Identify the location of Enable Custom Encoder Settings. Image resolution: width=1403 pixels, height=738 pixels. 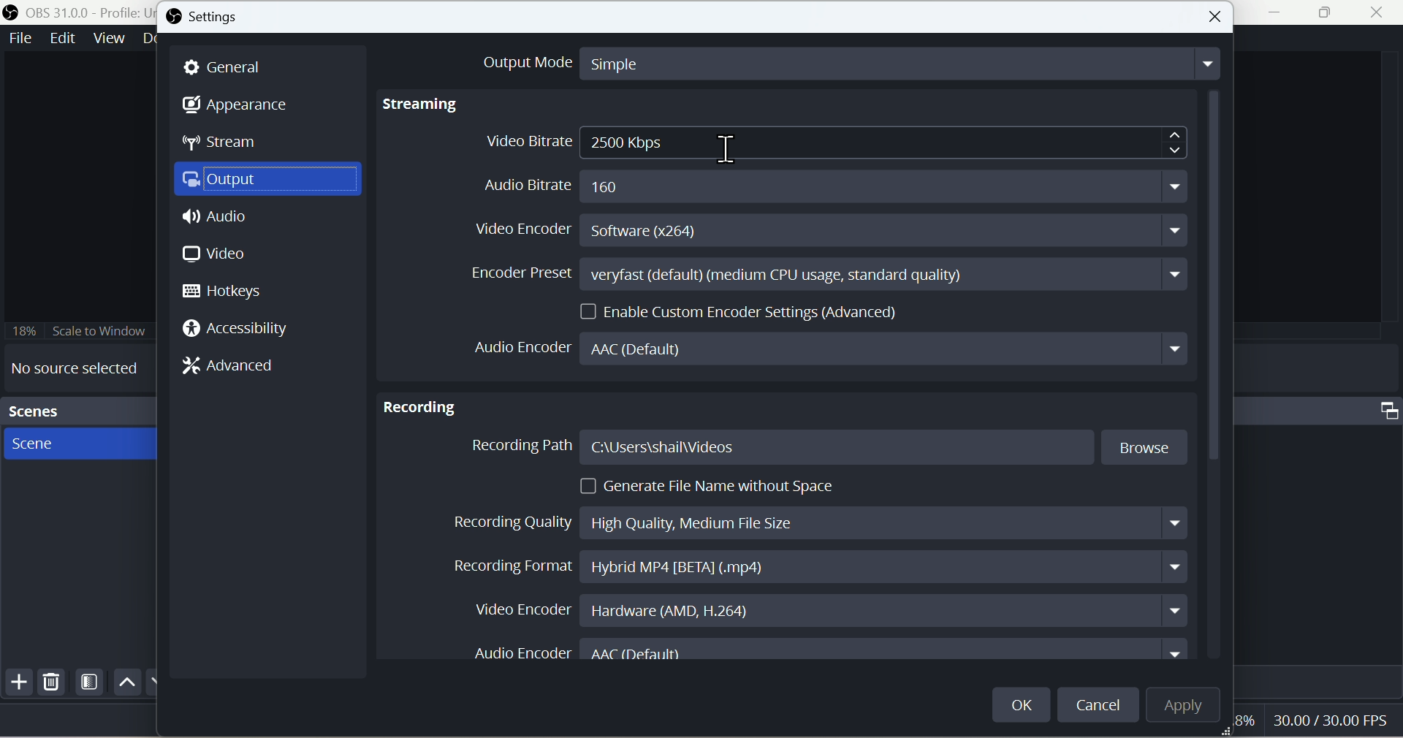
(745, 310).